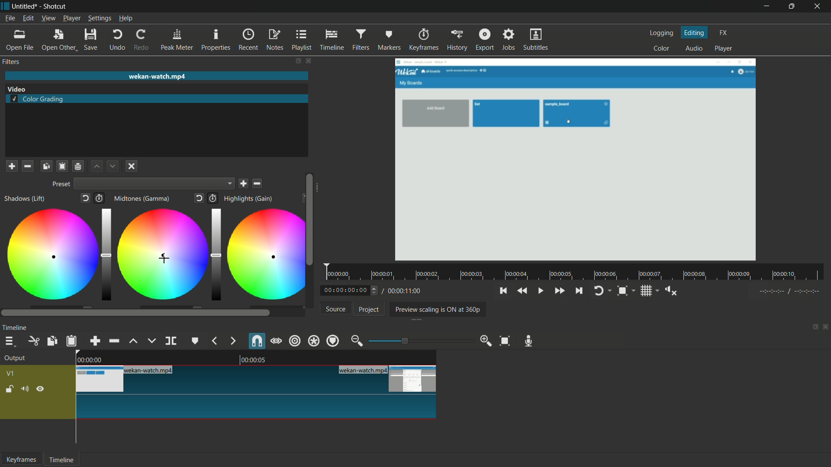 The image size is (831, 467). I want to click on adjustment bar, so click(106, 255).